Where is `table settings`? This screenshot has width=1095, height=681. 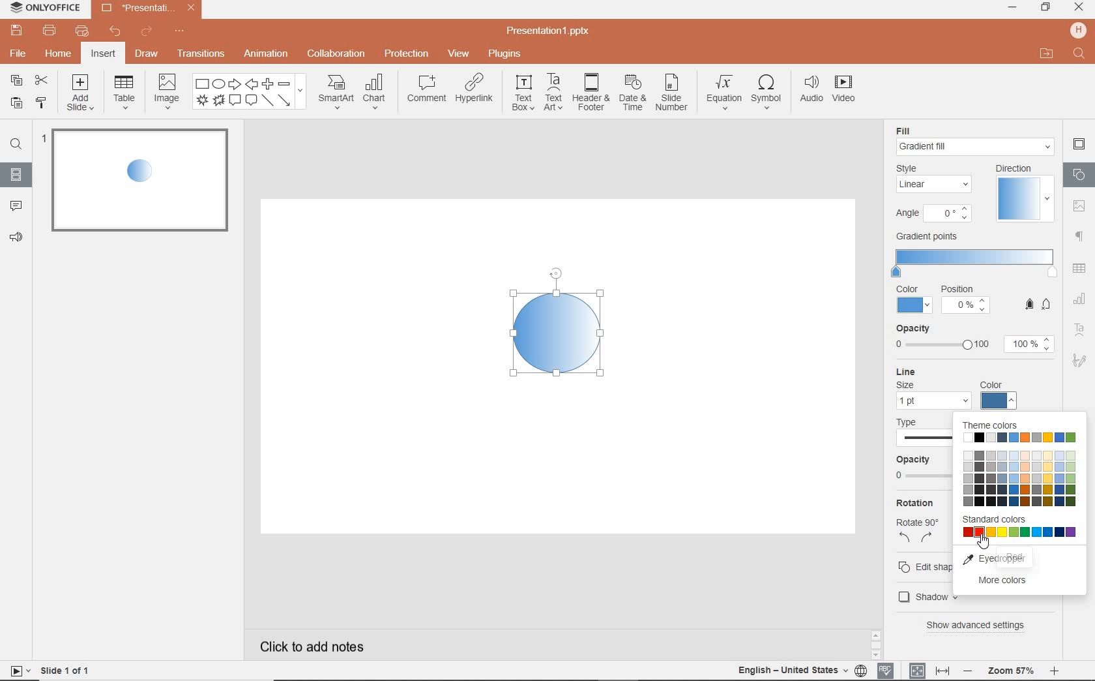 table settings is located at coordinates (1081, 267).